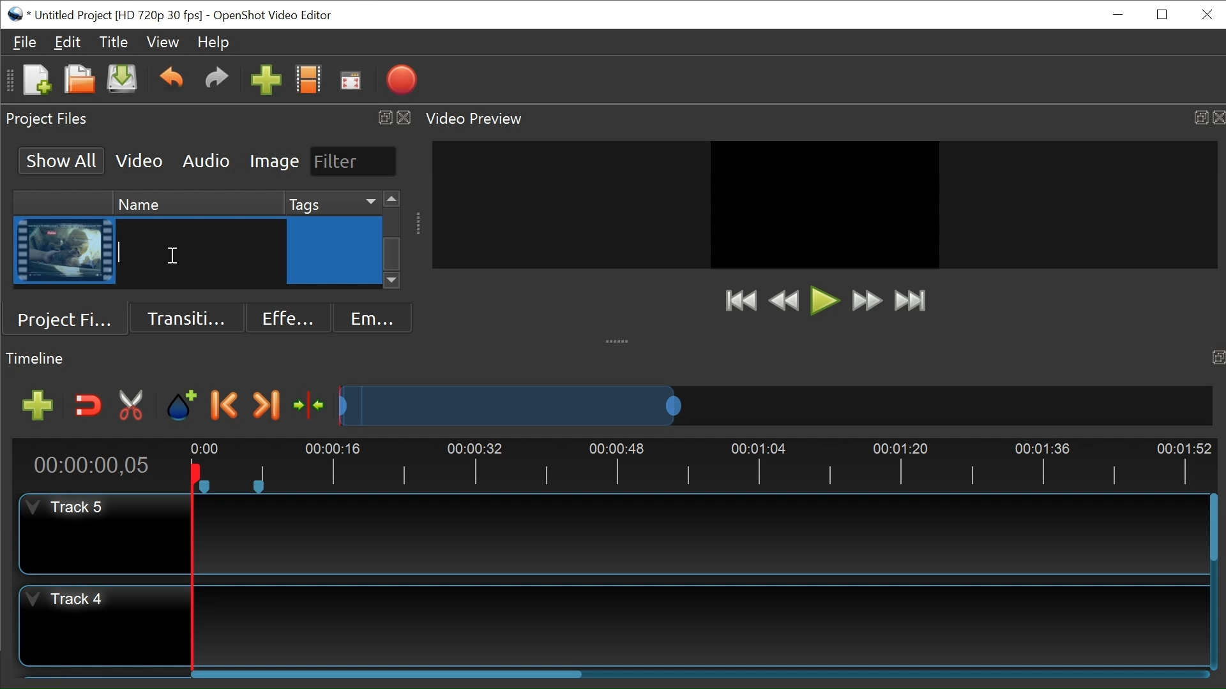 This screenshot has height=689, width=1226. I want to click on Open Project, so click(76, 79).